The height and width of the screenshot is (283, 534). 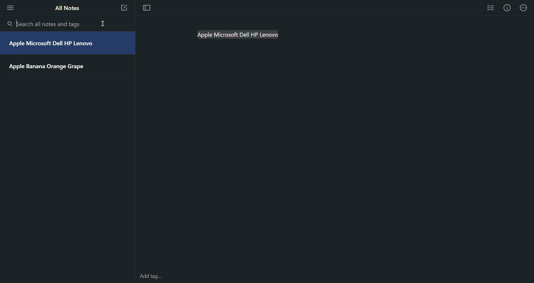 I want to click on Apple Microsoft Dell HP Lenovo, so click(x=52, y=44).